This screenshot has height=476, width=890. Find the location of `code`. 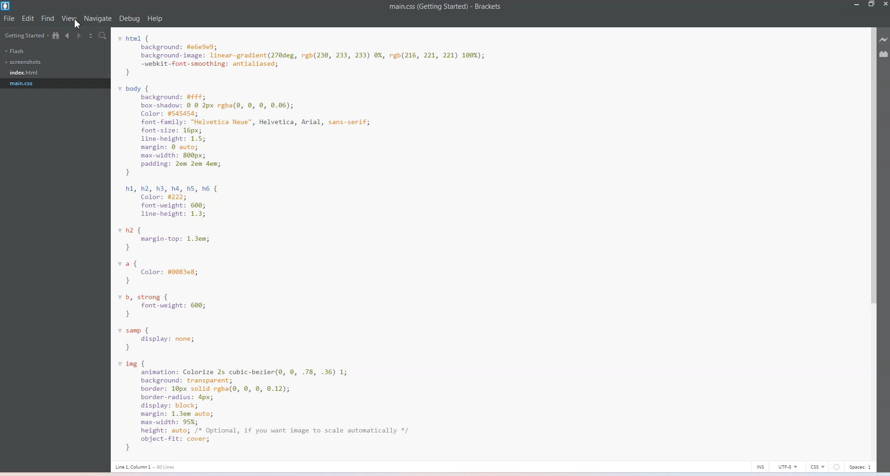

code is located at coordinates (301, 241).